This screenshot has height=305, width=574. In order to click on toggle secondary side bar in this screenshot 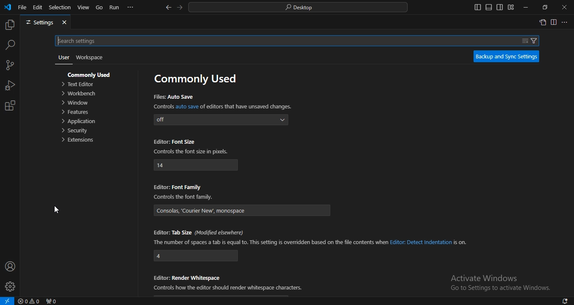, I will do `click(500, 7)`.